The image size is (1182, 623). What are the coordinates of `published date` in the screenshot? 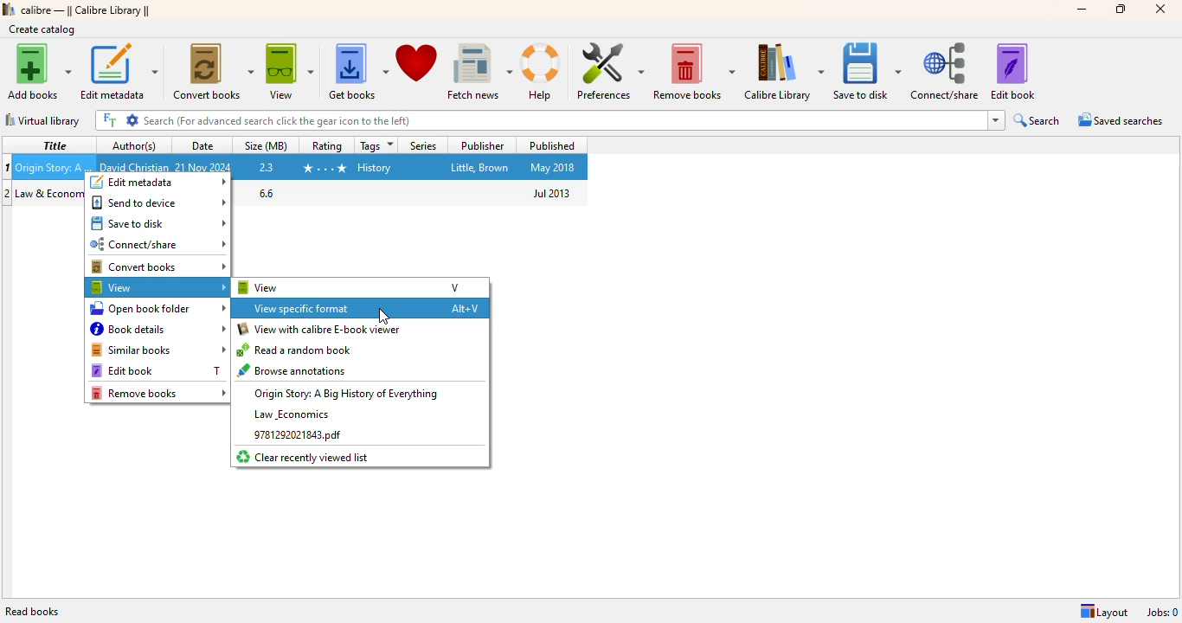 It's located at (552, 168).